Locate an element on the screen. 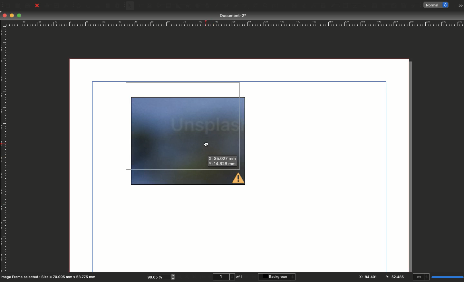  Eye dropper is located at coordinates (333, 6).